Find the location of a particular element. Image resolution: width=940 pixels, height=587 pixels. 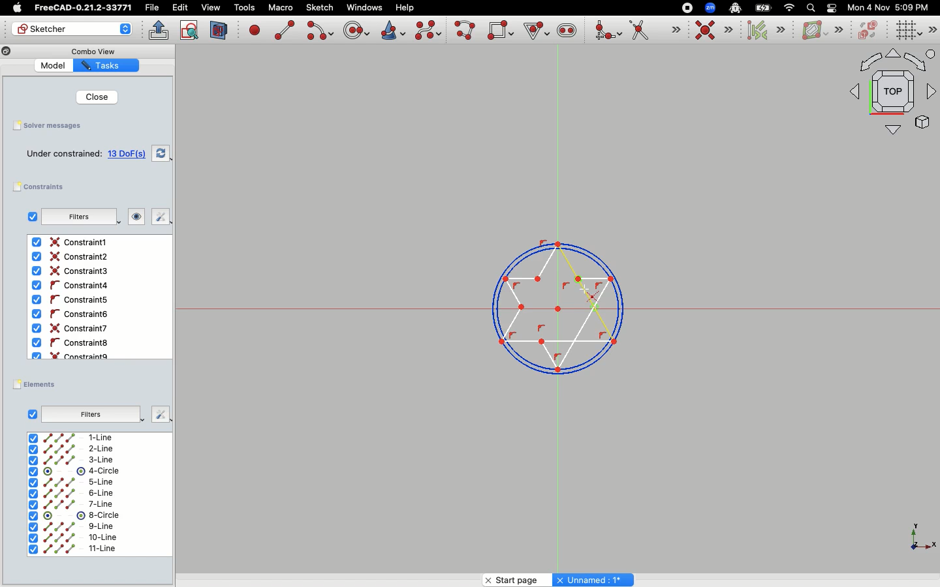

Toggle is located at coordinates (832, 8).